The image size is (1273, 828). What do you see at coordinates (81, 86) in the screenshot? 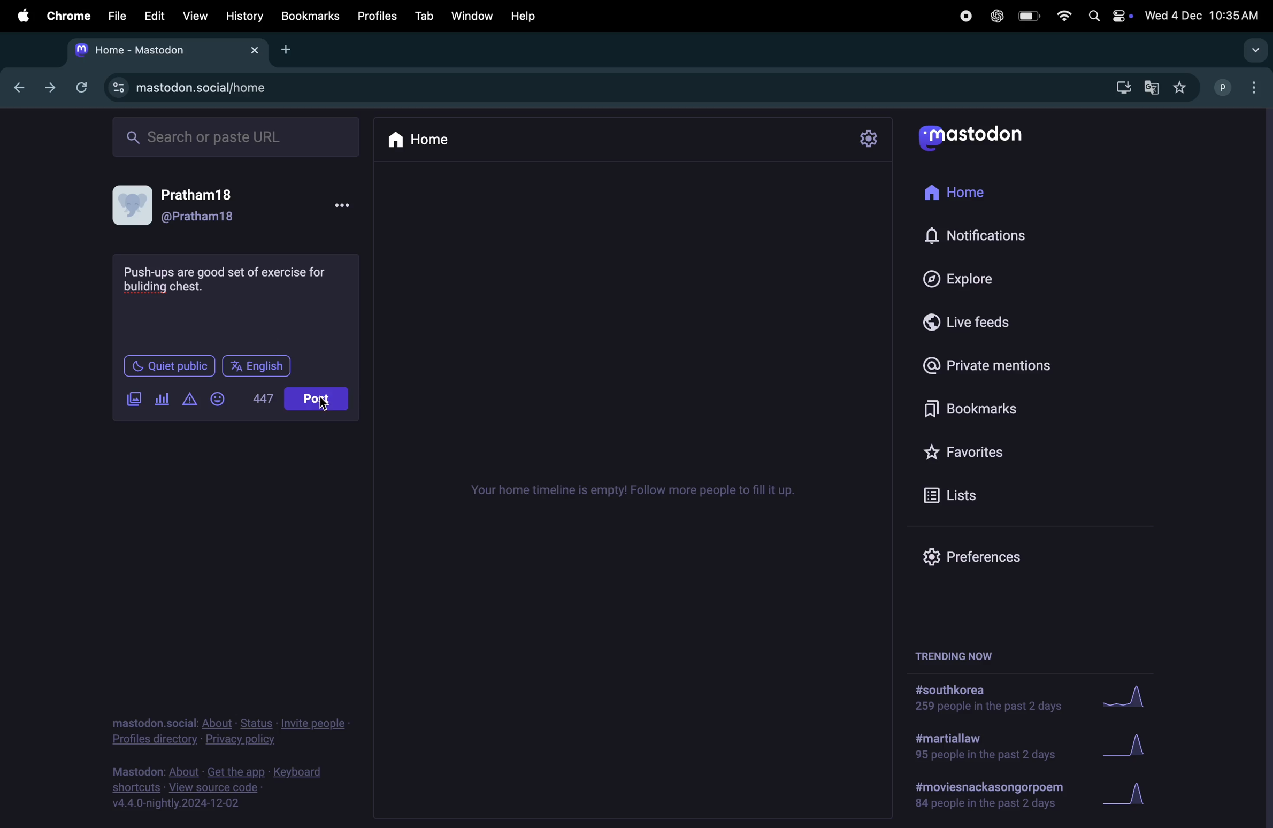
I see `refresh` at bounding box center [81, 86].